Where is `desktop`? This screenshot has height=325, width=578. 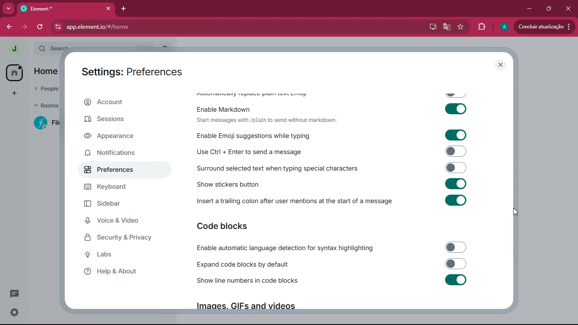
desktop is located at coordinates (432, 27).